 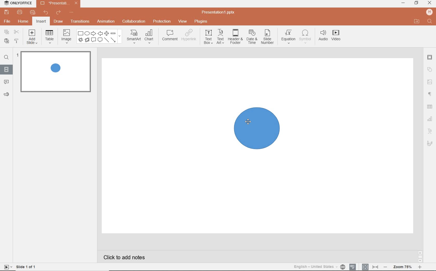 I want to click on file, so click(x=7, y=21).